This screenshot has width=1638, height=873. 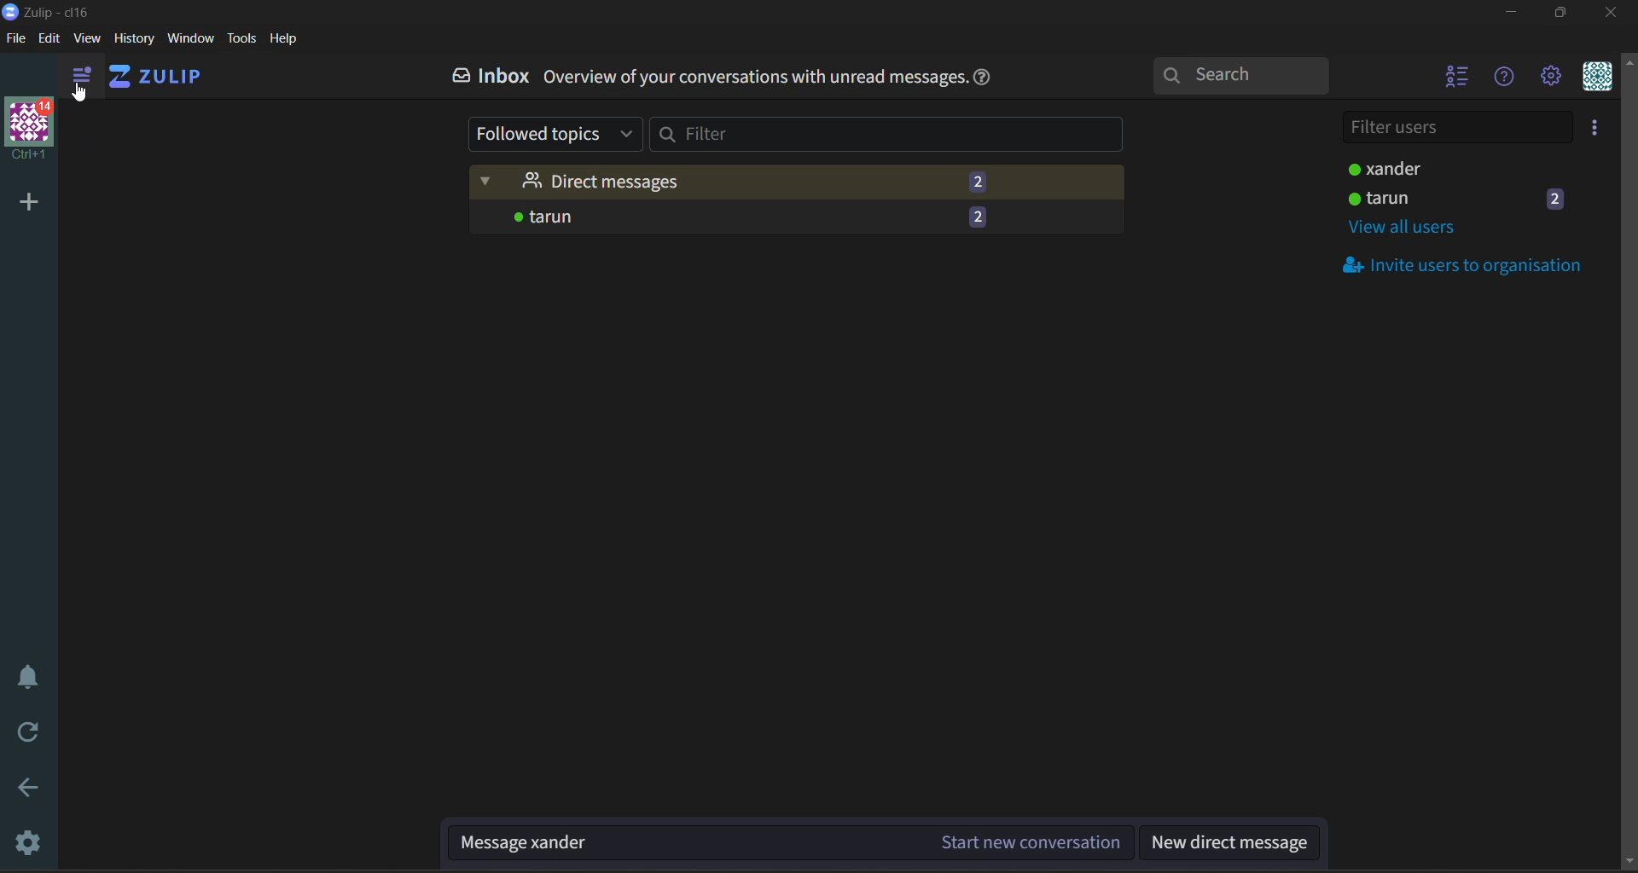 What do you see at coordinates (52, 14) in the screenshot?
I see `application logo and name` at bounding box center [52, 14].